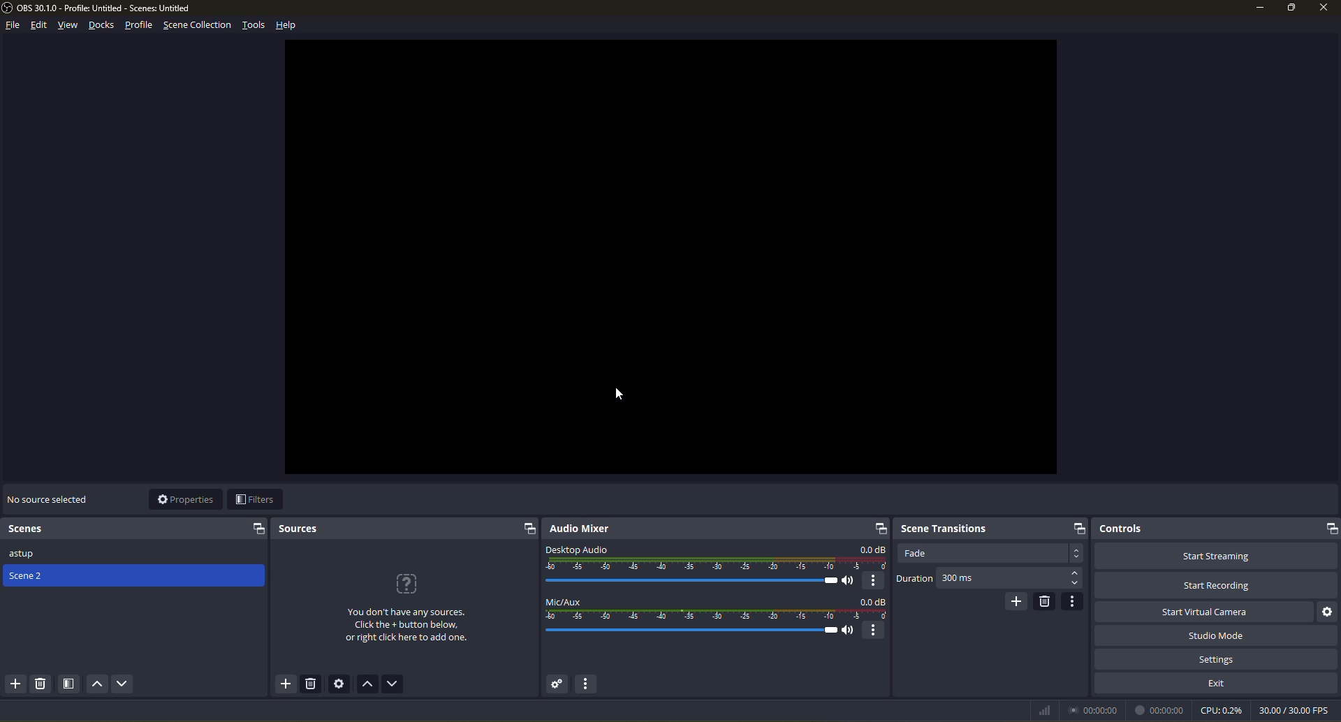 The image size is (1341, 722). What do you see at coordinates (1218, 683) in the screenshot?
I see `exit` at bounding box center [1218, 683].